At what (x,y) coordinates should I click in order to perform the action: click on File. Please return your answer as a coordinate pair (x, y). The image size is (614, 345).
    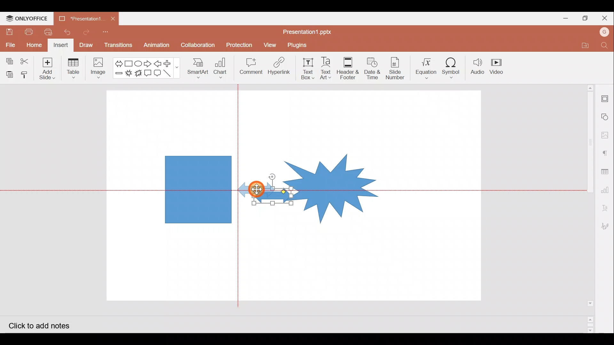
    Looking at the image, I should click on (10, 44).